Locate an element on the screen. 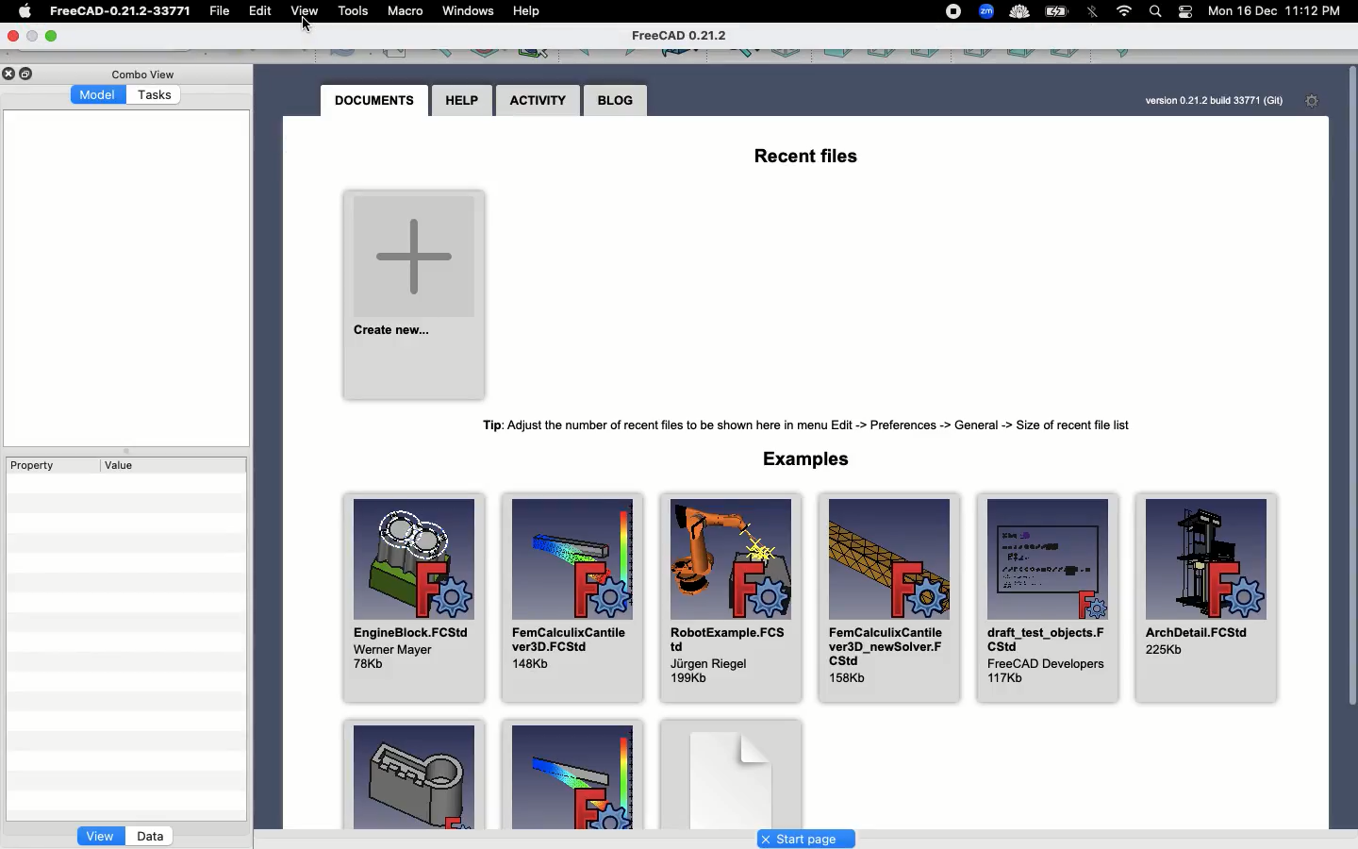  Charge is located at coordinates (1059, 11).